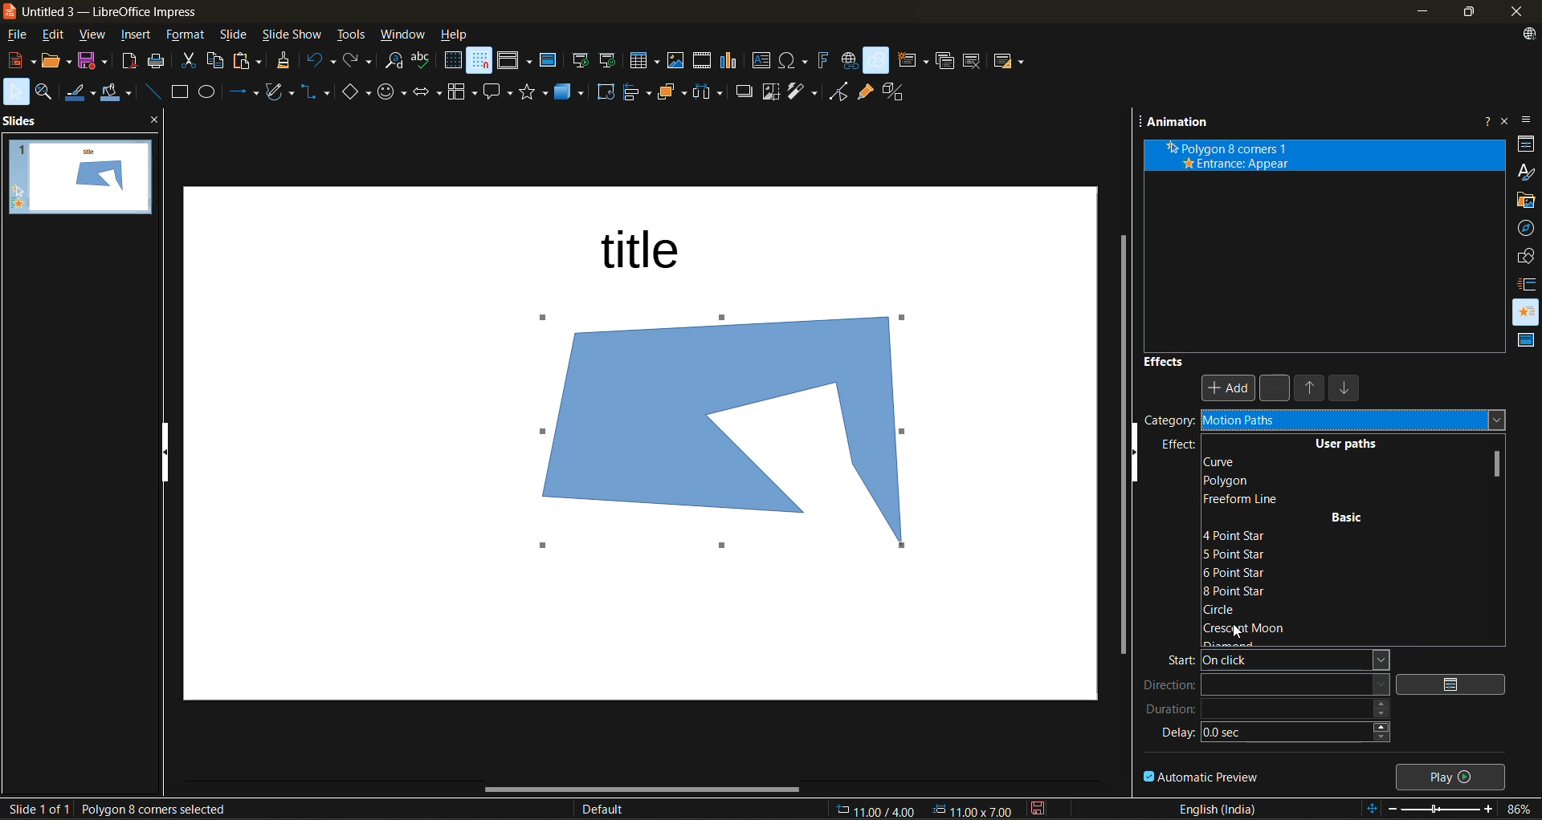 This screenshot has width=1542, height=820. I want to click on effects, so click(1171, 361).